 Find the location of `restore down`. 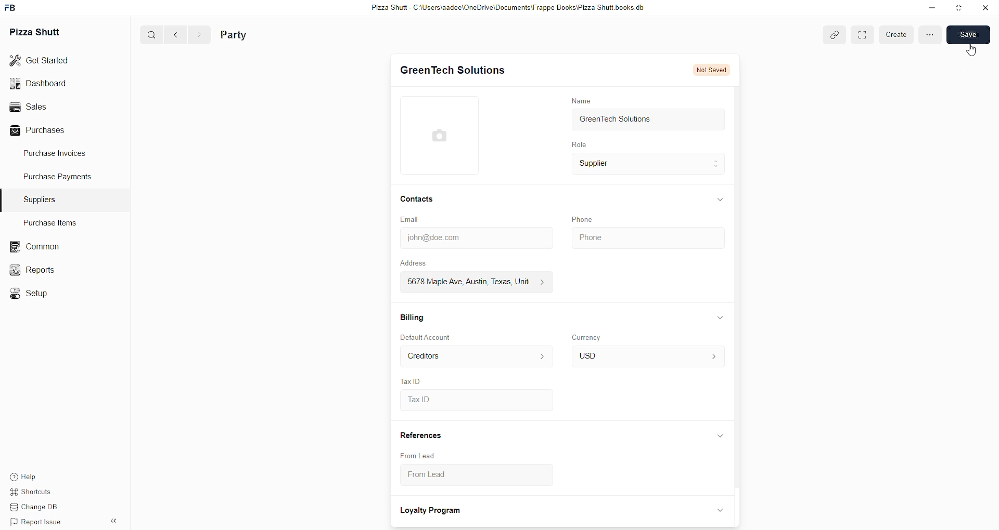

restore down is located at coordinates (957, 8).